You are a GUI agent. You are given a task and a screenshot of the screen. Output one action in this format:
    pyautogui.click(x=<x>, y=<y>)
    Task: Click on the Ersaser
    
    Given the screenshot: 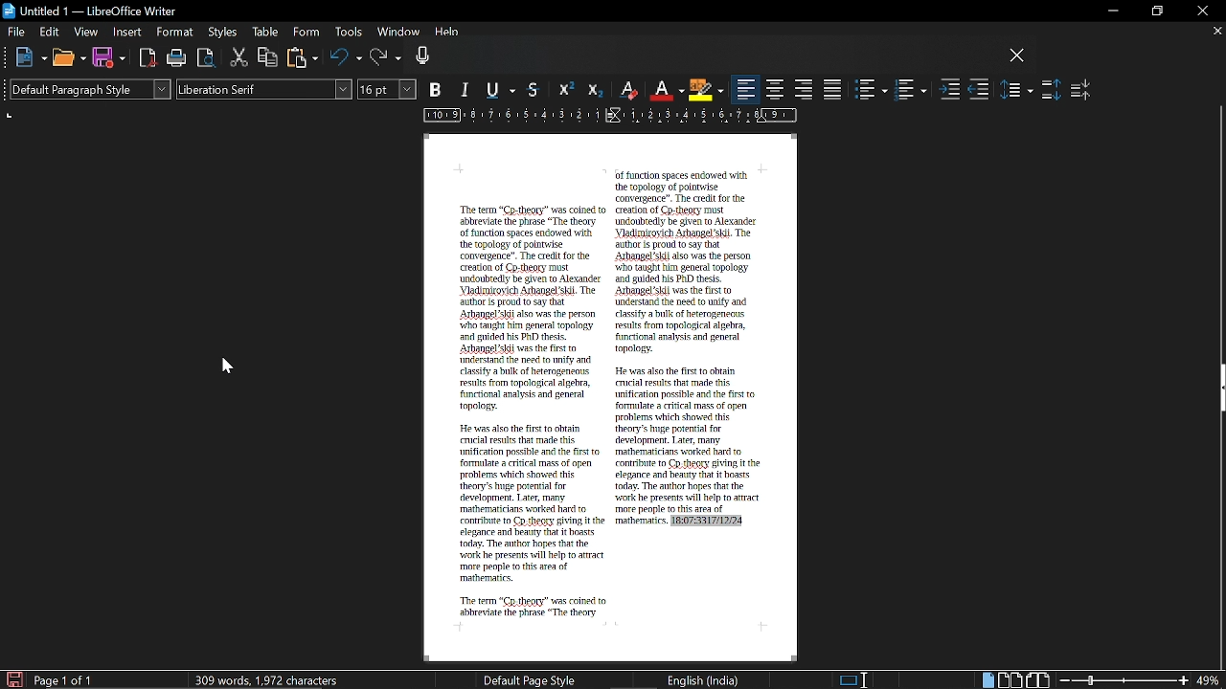 What is the action you would take?
    pyautogui.click(x=629, y=91)
    